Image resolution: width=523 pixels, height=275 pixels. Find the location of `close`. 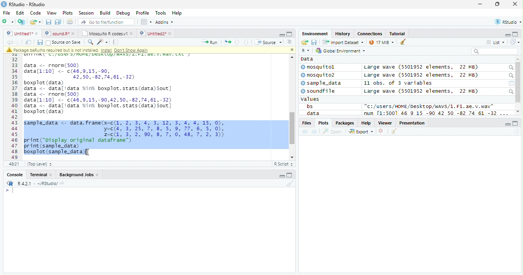

close is located at coordinates (291, 50).